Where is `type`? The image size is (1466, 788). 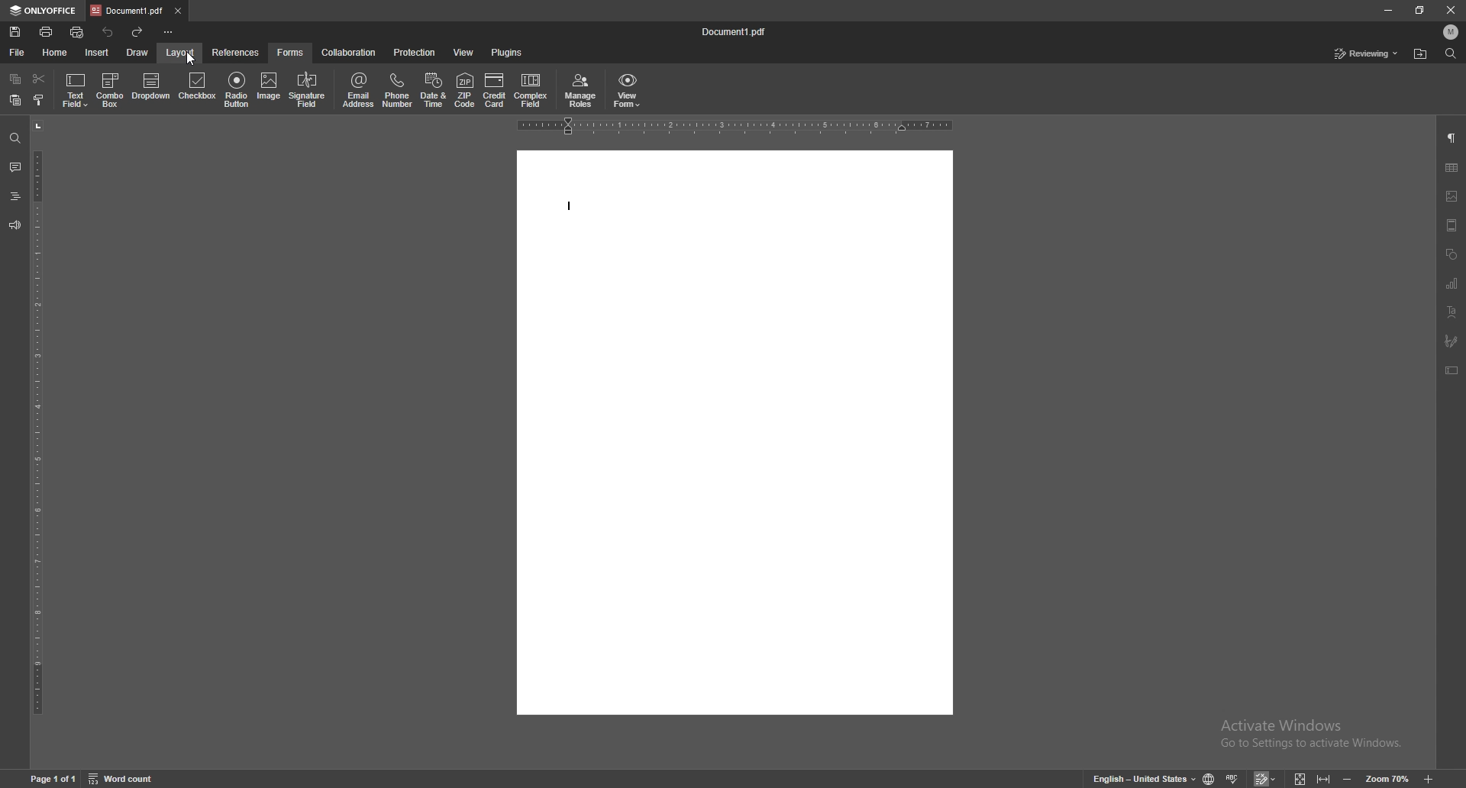
type is located at coordinates (573, 208).